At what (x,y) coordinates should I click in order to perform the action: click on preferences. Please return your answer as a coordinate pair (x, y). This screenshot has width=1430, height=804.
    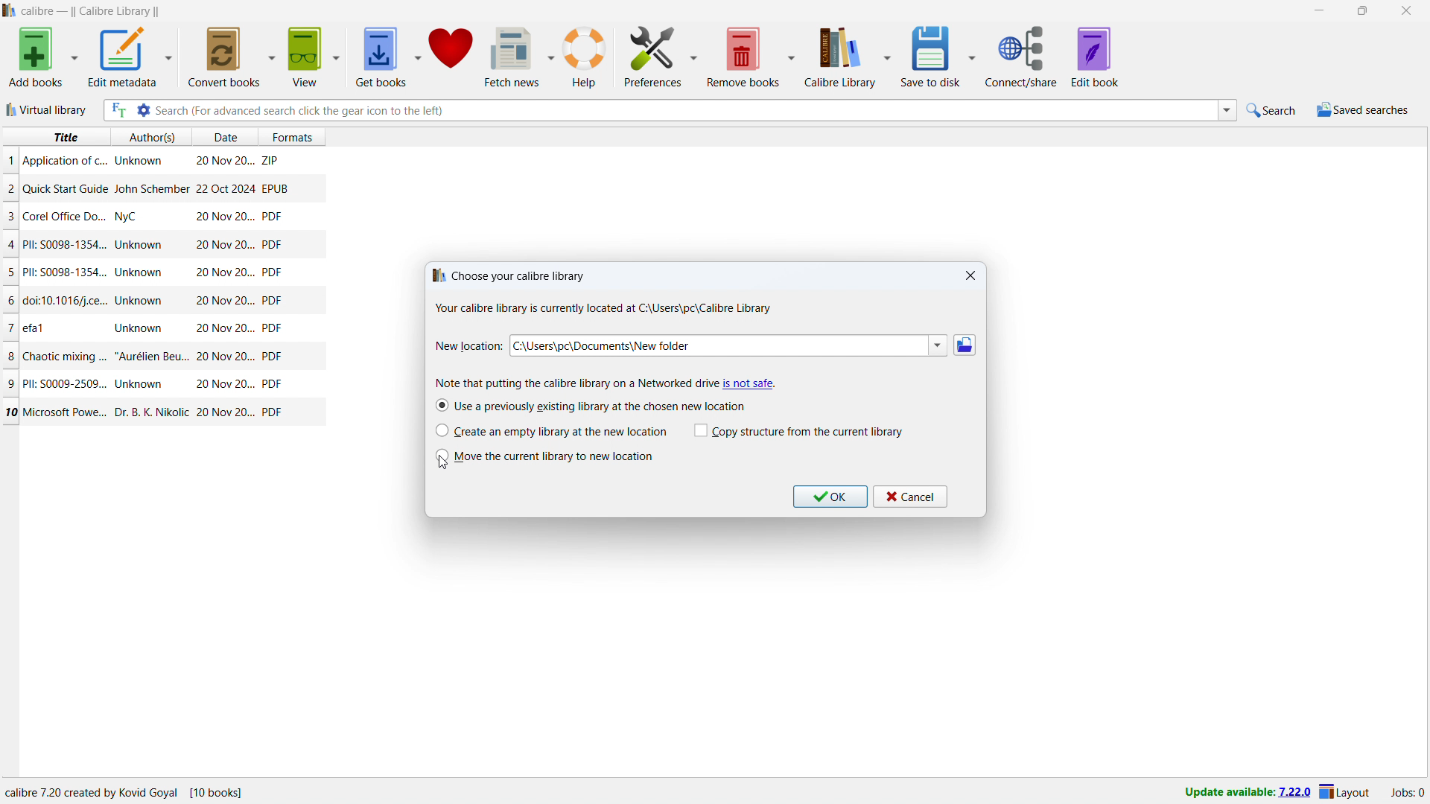
    Looking at the image, I should click on (654, 55).